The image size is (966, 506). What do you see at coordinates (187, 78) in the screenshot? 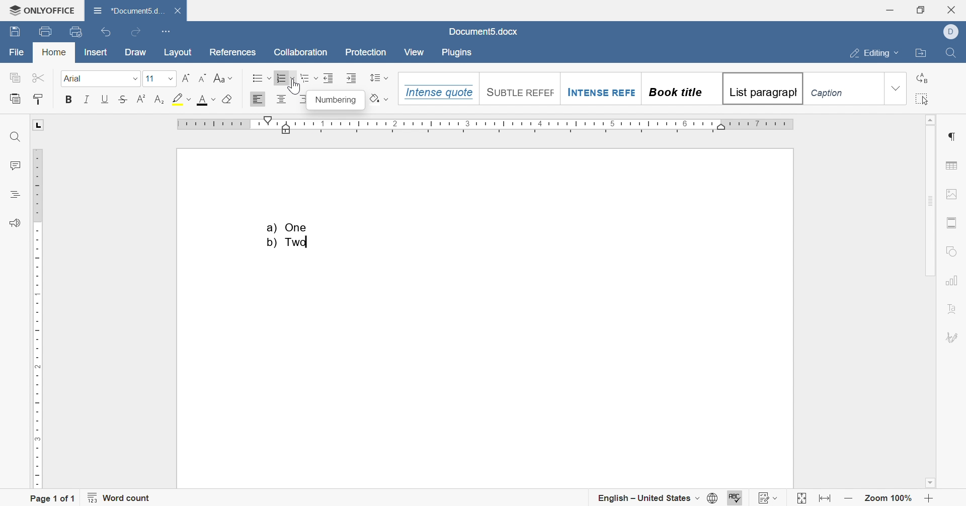
I see `Increment font size` at bounding box center [187, 78].